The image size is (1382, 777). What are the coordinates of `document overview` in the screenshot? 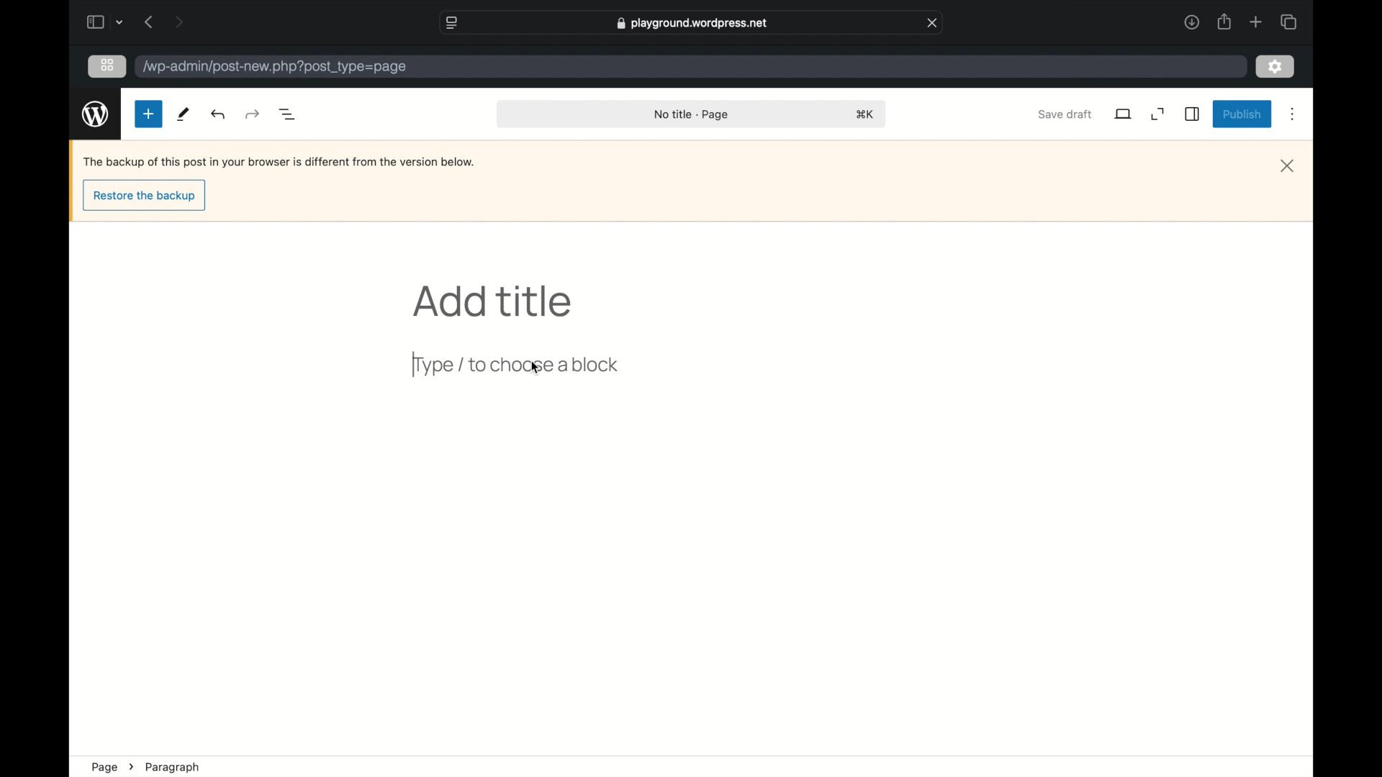 It's located at (286, 113).